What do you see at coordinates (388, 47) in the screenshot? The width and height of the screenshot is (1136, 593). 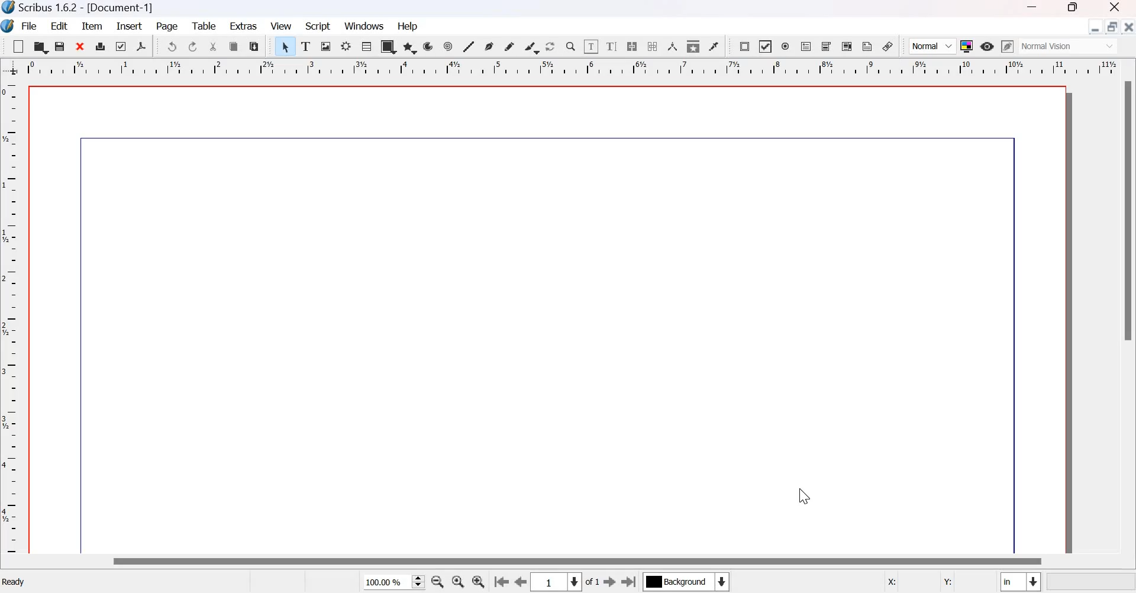 I see `shape` at bounding box center [388, 47].